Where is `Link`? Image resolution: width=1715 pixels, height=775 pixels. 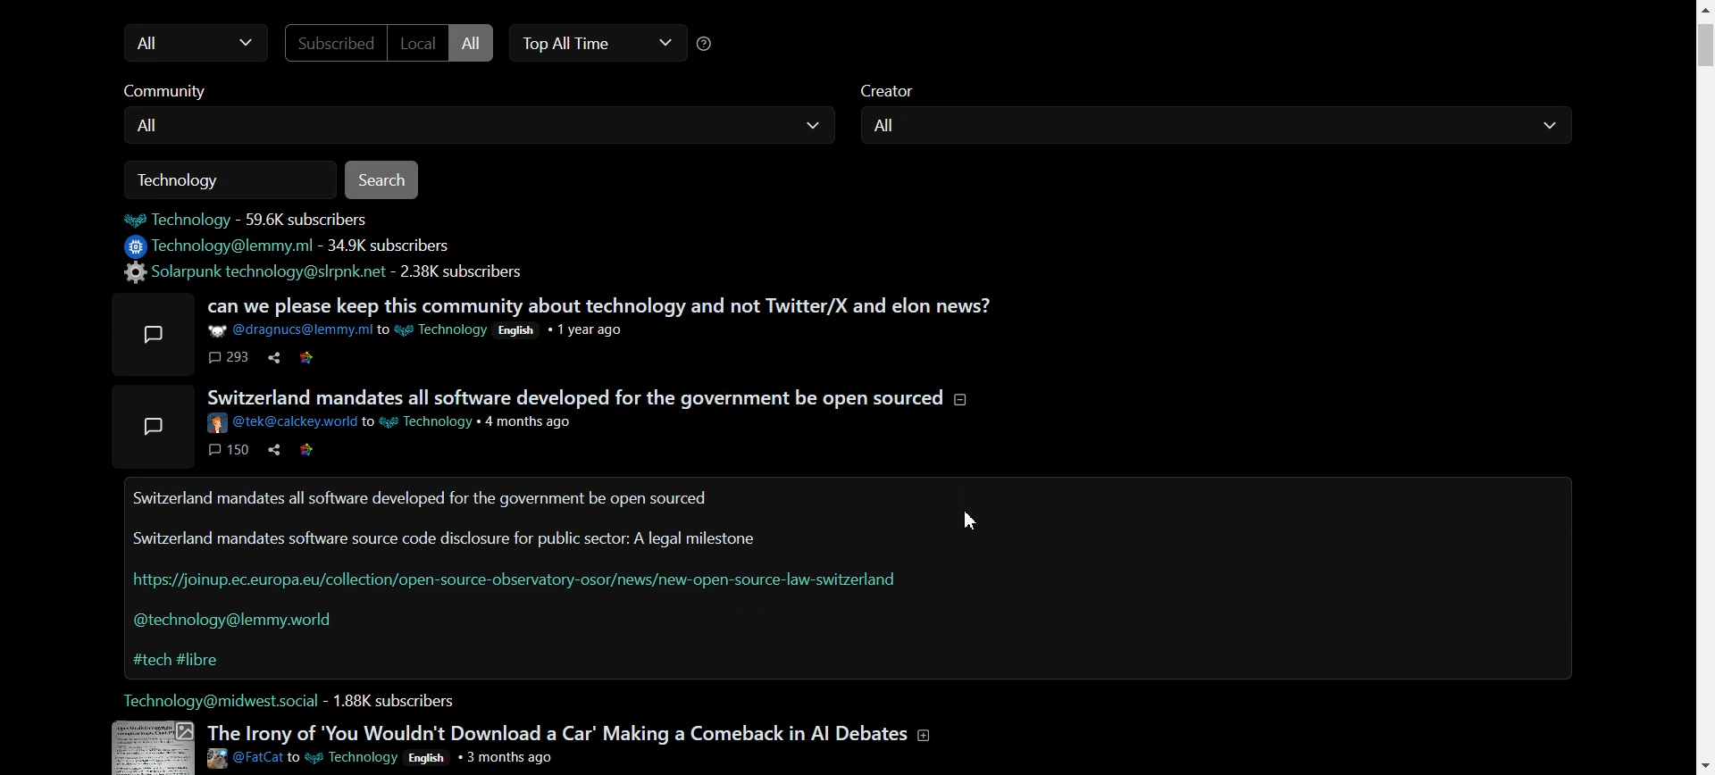 Link is located at coordinates (307, 357).